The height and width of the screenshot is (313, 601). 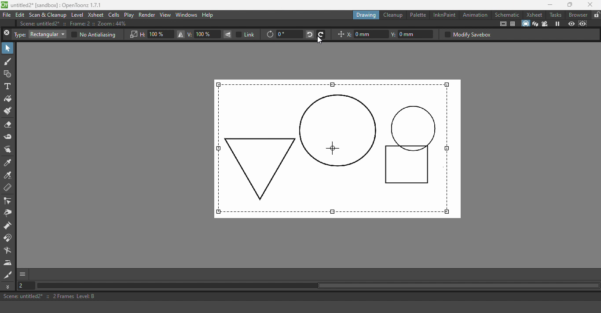 I want to click on Animation, so click(x=476, y=15).